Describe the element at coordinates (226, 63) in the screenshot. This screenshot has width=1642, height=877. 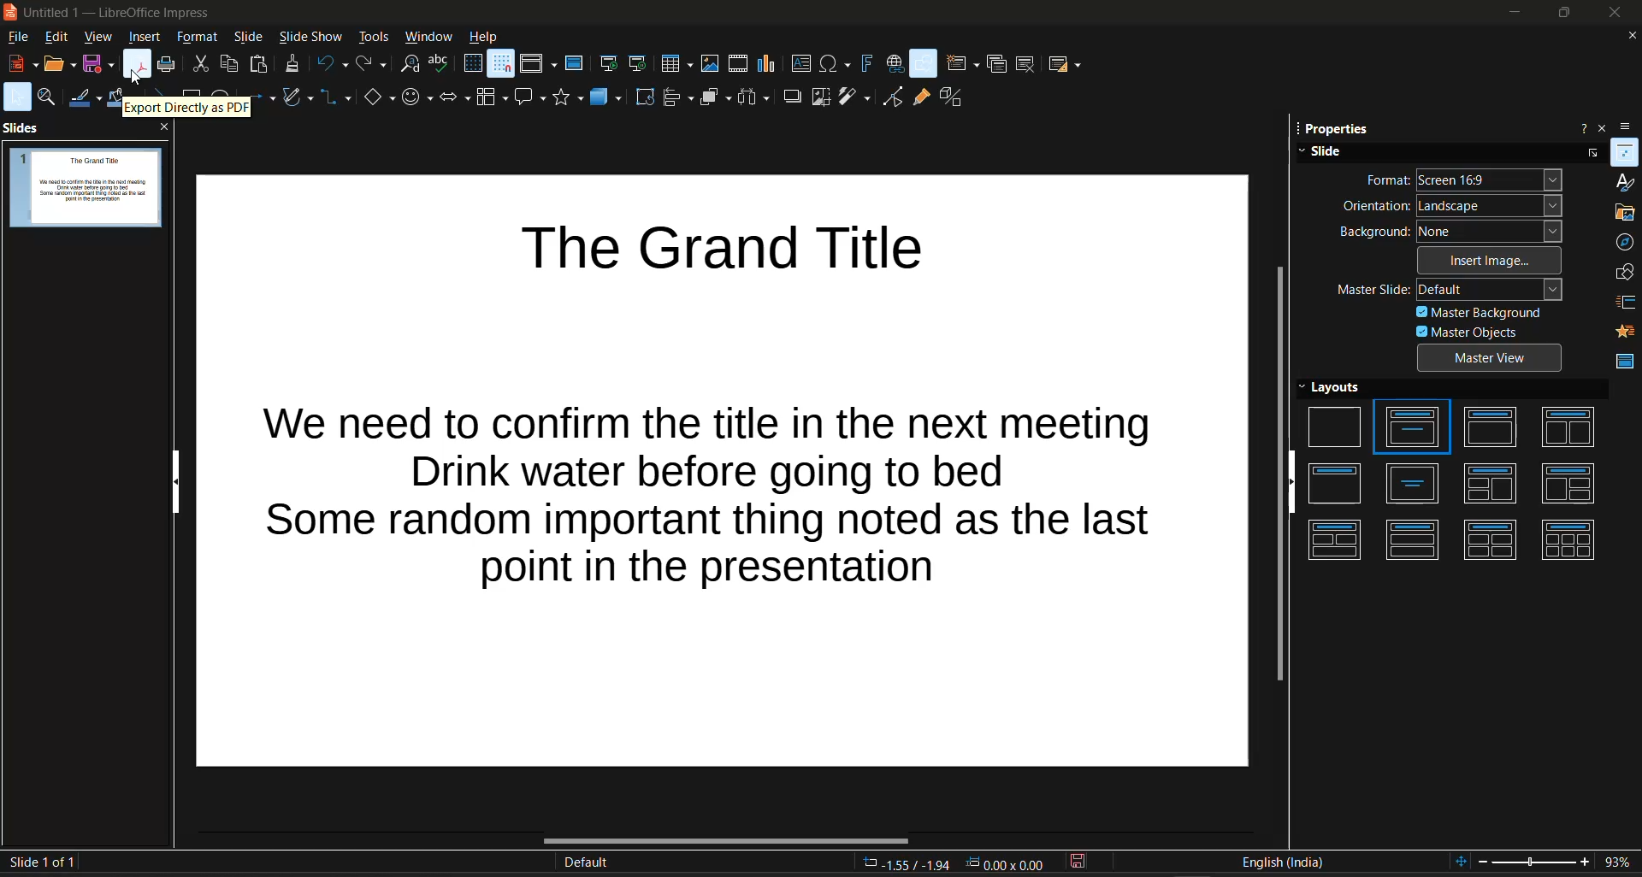
I see `copy` at that location.